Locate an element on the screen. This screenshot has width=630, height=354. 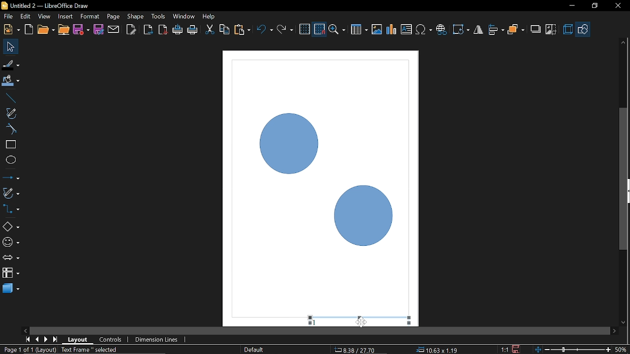
View is located at coordinates (45, 17).